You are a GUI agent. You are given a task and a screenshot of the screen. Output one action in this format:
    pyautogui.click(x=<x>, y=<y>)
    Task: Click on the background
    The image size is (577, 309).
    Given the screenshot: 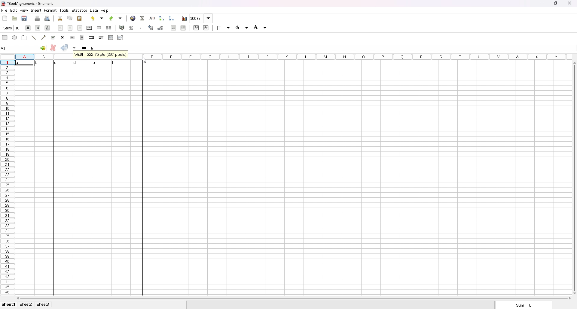 What is the action you would take?
    pyautogui.click(x=261, y=27)
    